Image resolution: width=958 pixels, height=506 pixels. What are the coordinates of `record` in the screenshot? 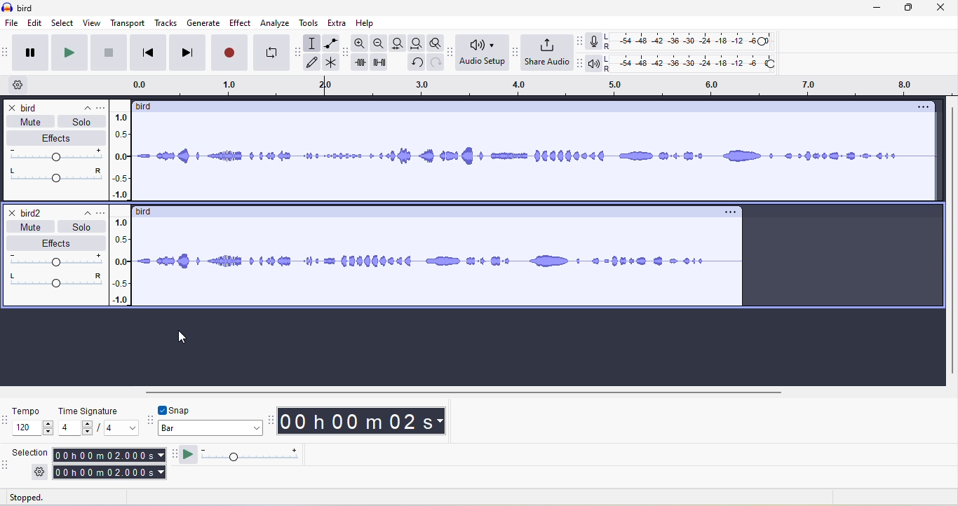 It's located at (231, 52).